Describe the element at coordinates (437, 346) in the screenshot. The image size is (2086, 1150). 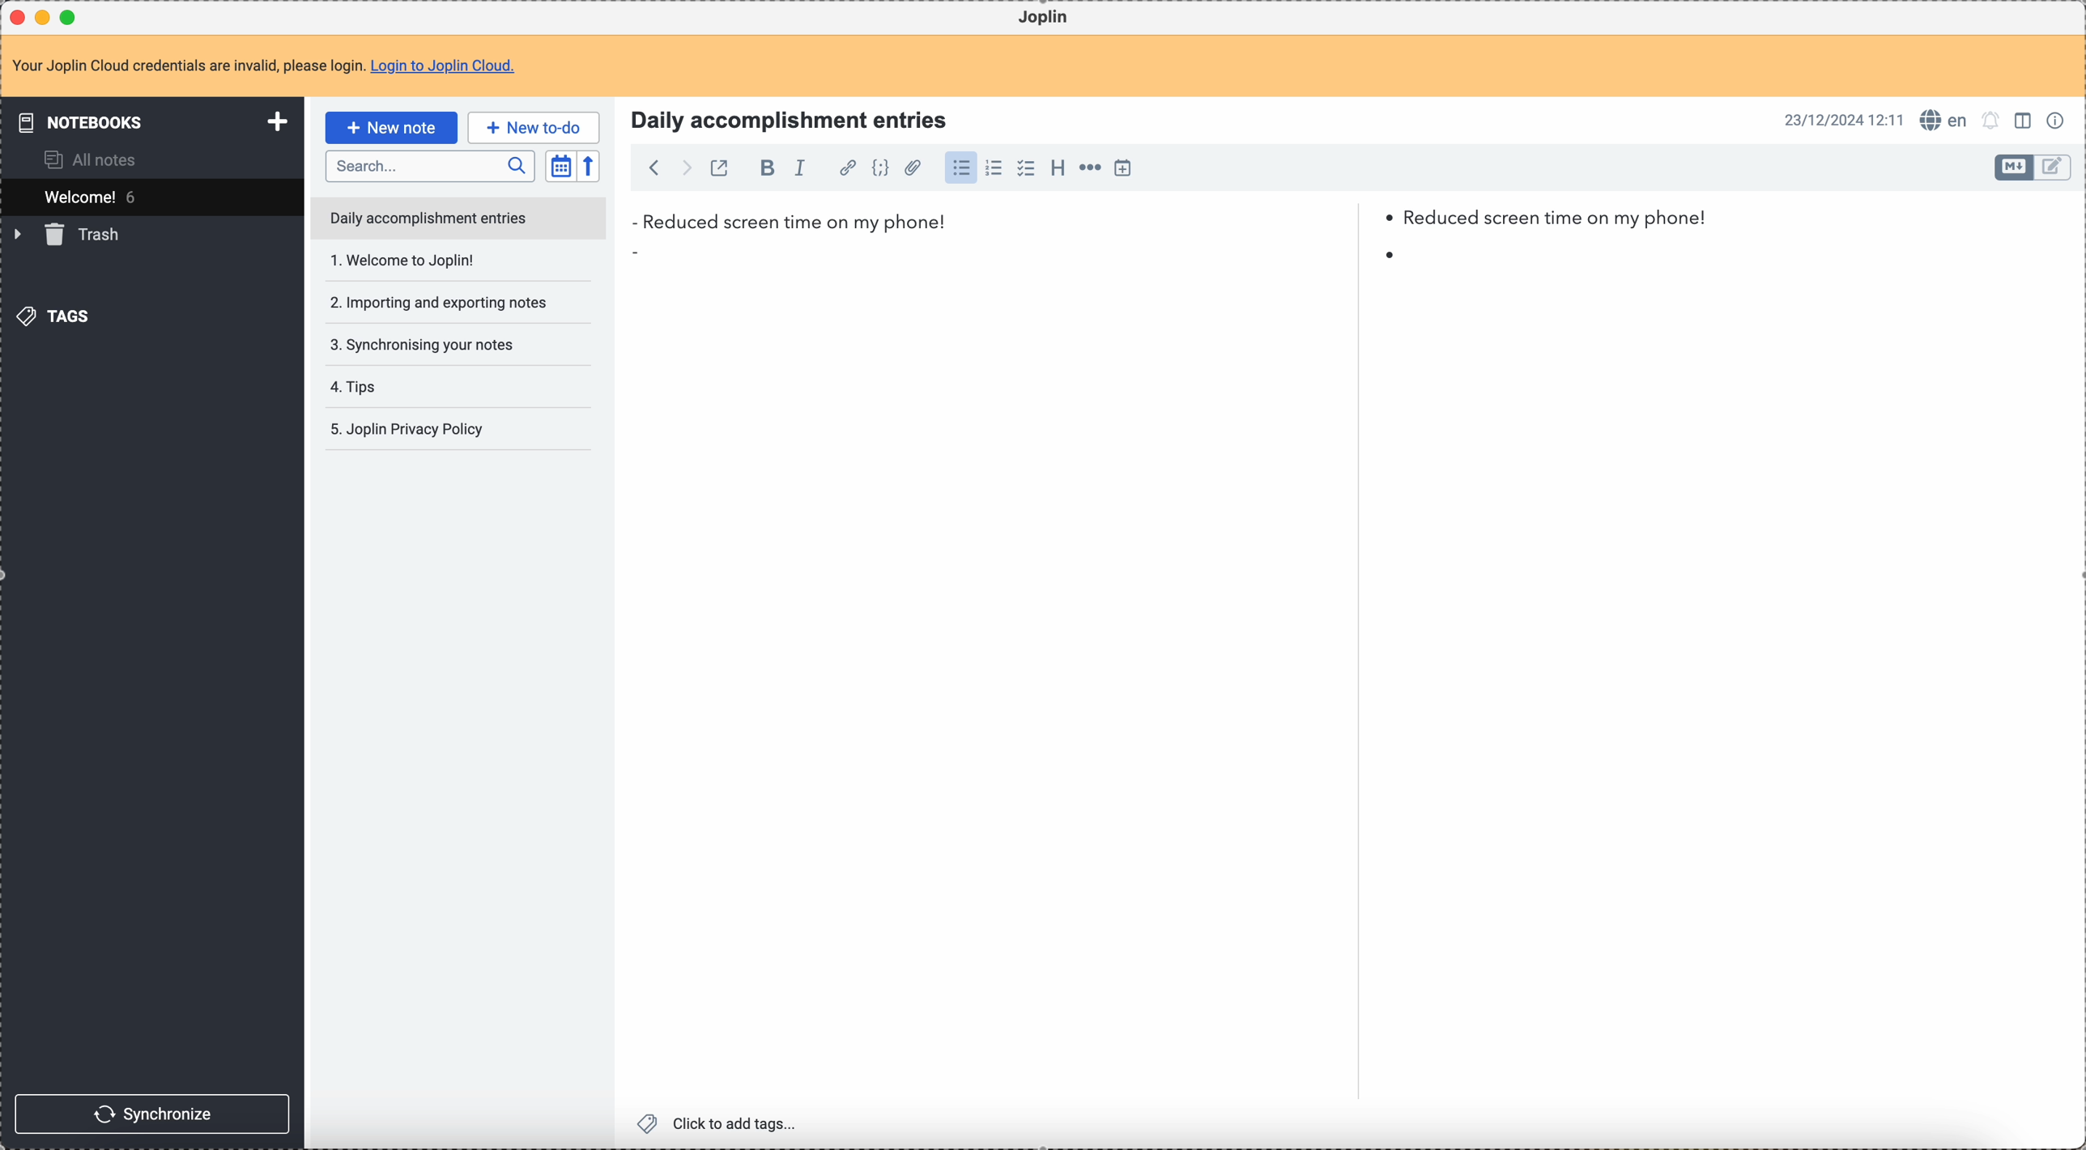
I see `tips` at that location.